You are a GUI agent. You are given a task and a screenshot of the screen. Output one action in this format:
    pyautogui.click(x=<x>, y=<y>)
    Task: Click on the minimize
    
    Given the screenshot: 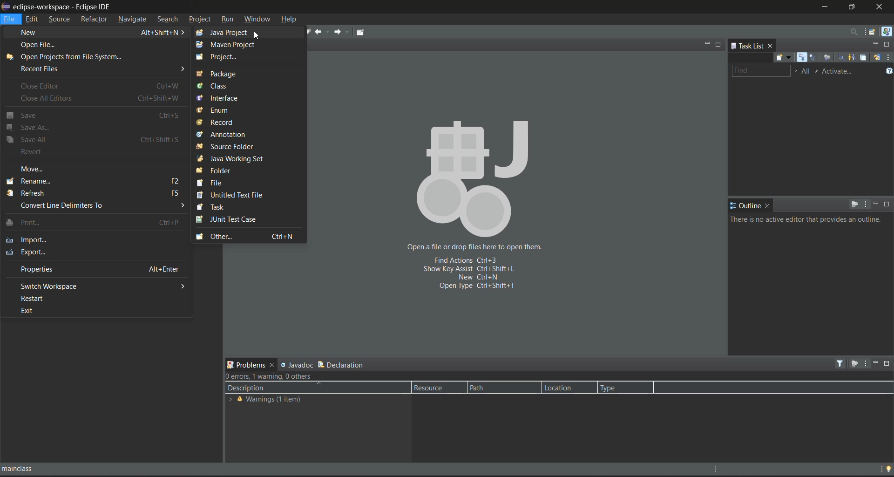 What is the action you would take?
    pyautogui.click(x=706, y=43)
    